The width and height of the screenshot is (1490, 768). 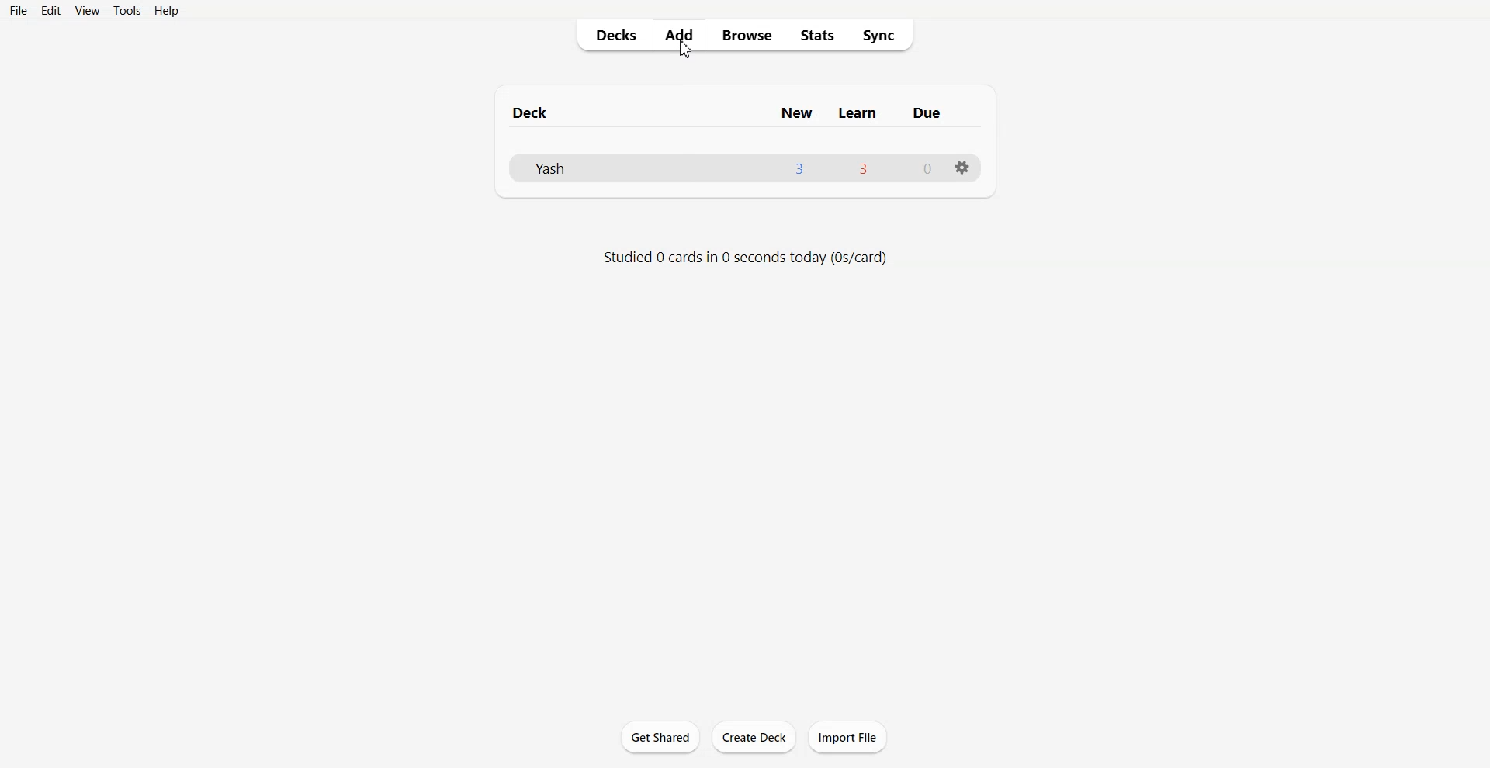 I want to click on View, so click(x=87, y=12).